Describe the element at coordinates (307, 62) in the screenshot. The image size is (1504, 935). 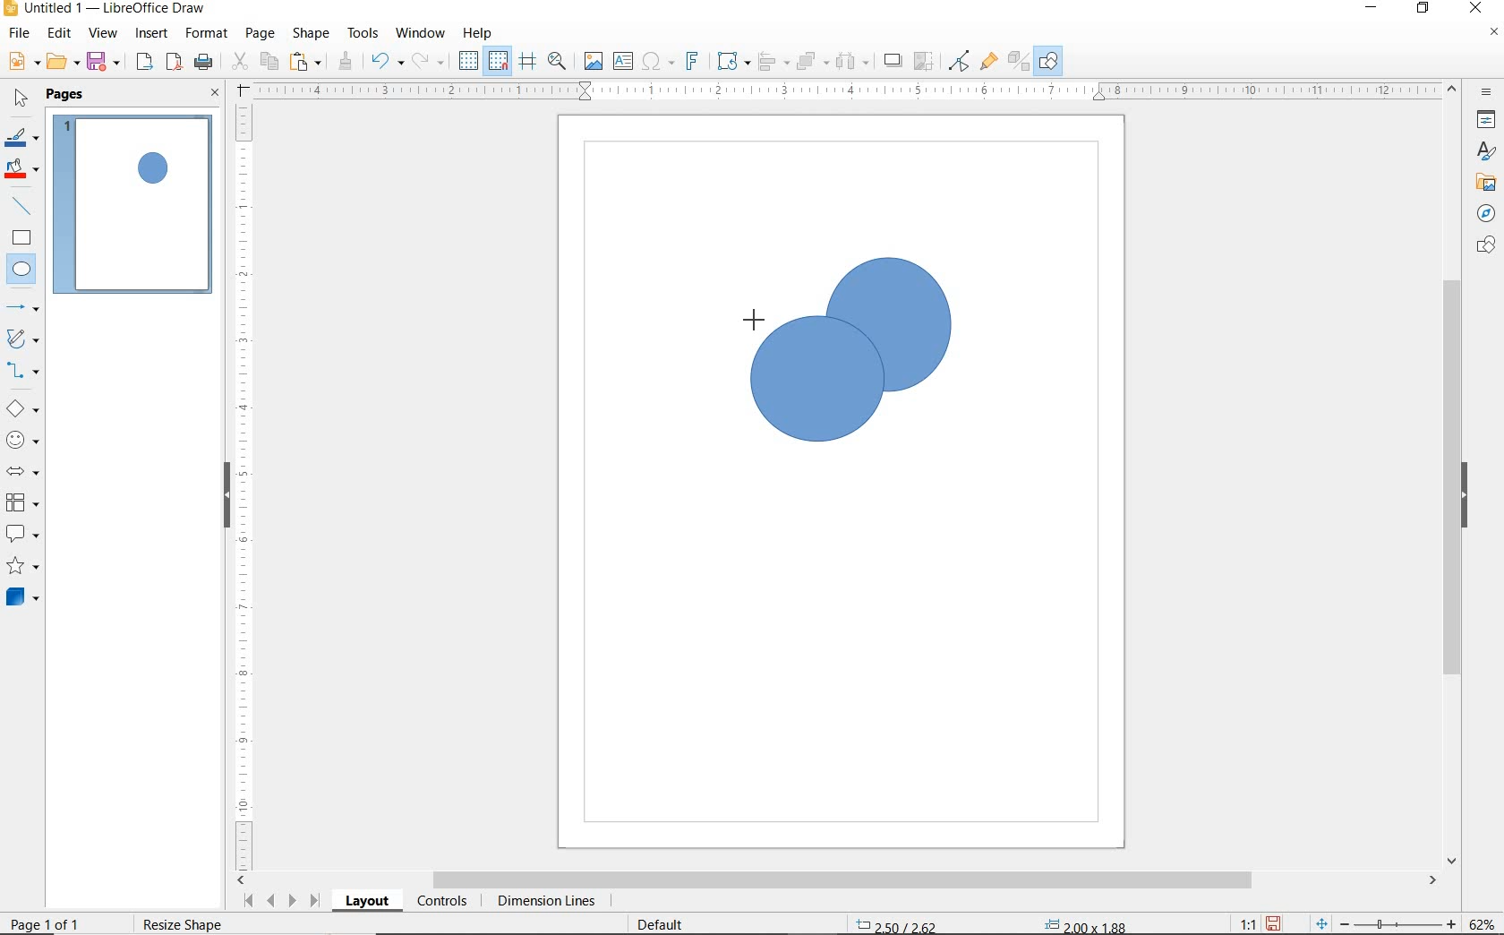
I see `PASTE` at that location.